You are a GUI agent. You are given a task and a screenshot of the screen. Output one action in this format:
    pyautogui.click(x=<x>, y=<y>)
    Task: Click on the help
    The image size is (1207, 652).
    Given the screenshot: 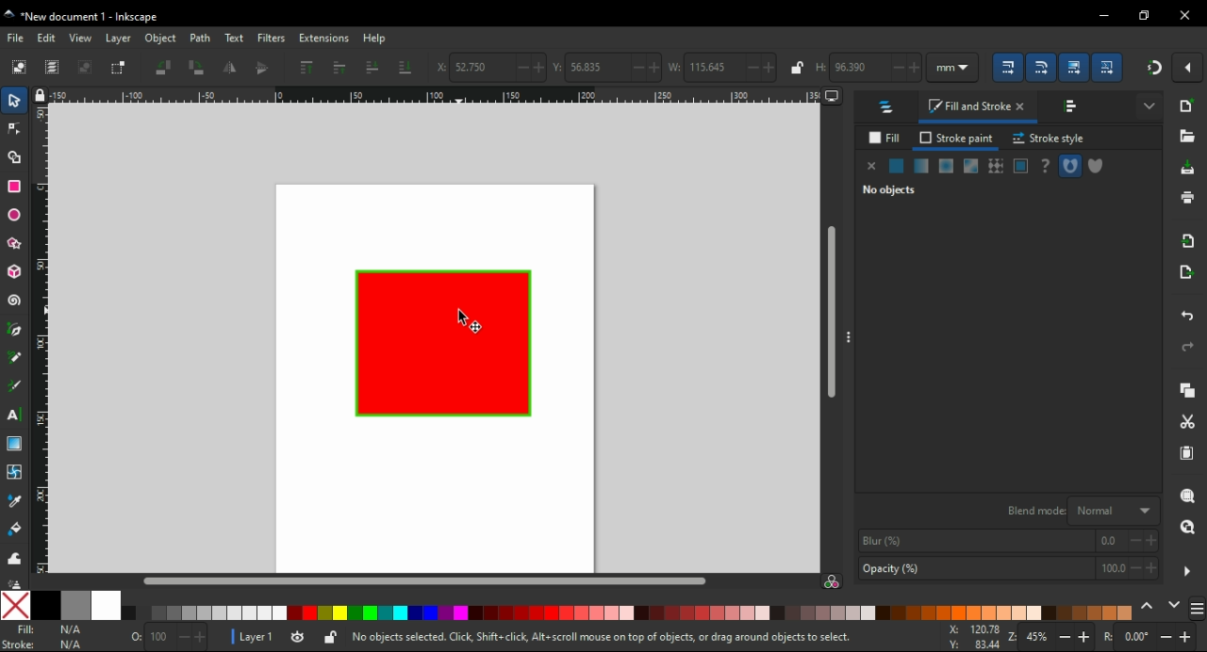 What is the action you would take?
    pyautogui.click(x=374, y=40)
    